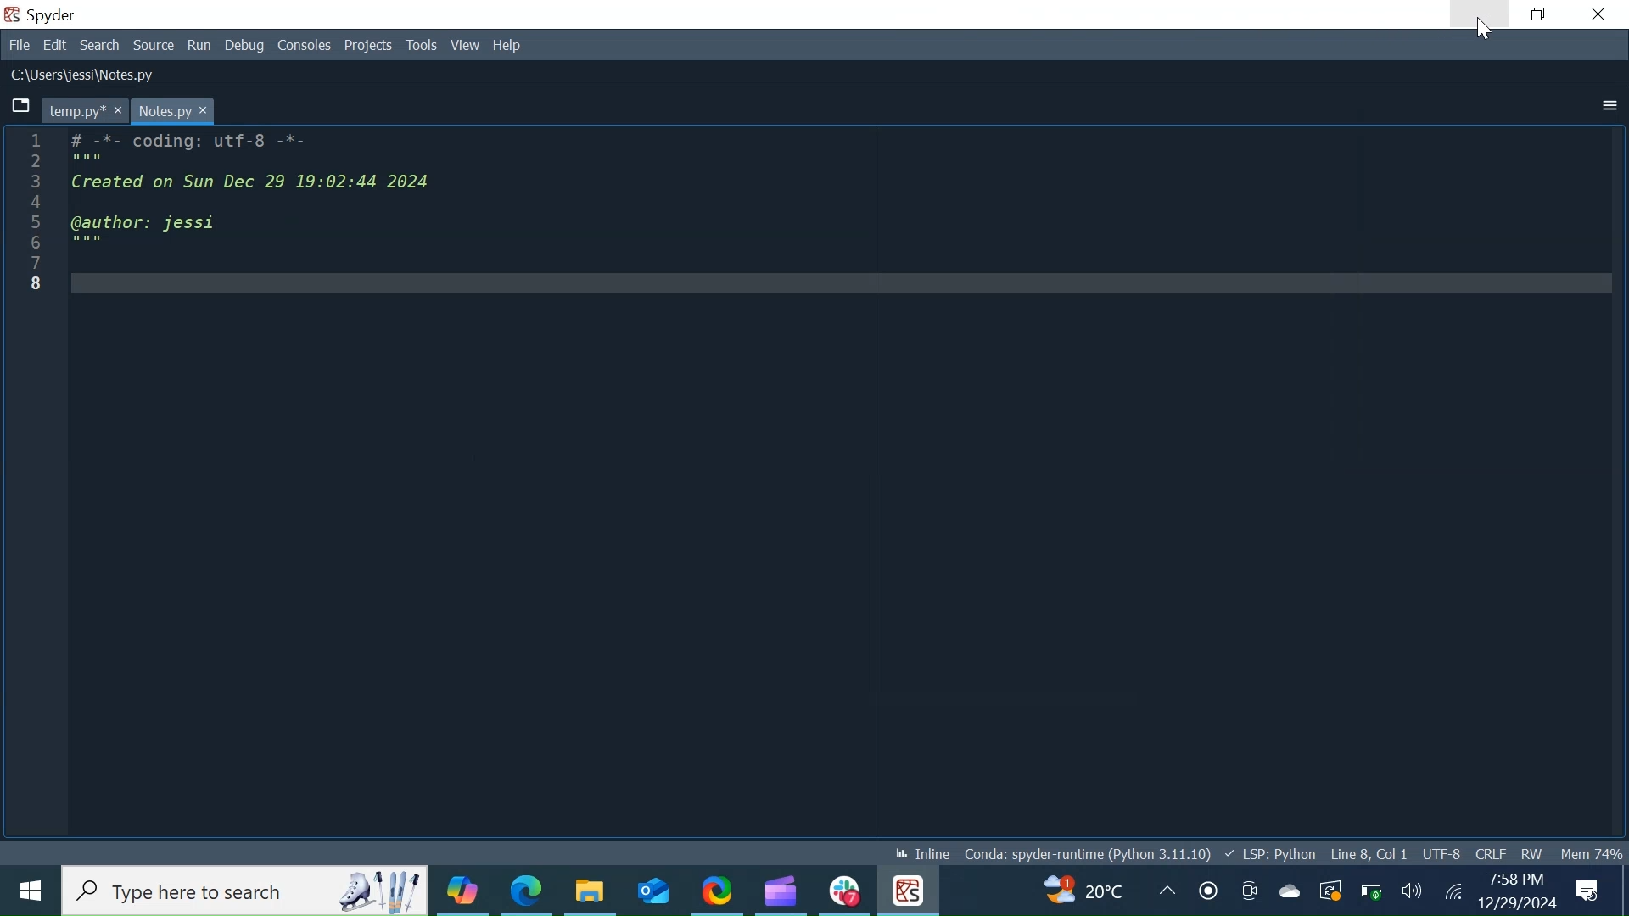  I want to click on File EQL Status, so click(1490, 853).